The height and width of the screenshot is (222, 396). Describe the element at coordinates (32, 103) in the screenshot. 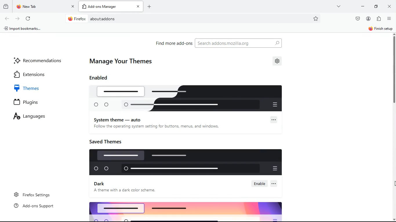

I see `plugins` at that location.